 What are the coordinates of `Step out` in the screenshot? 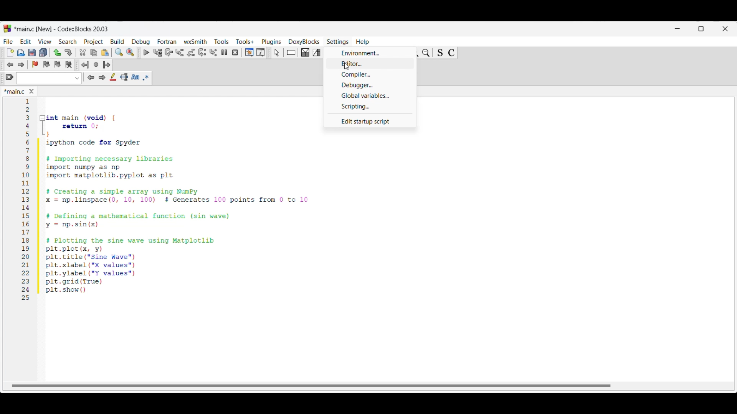 It's located at (191, 53).